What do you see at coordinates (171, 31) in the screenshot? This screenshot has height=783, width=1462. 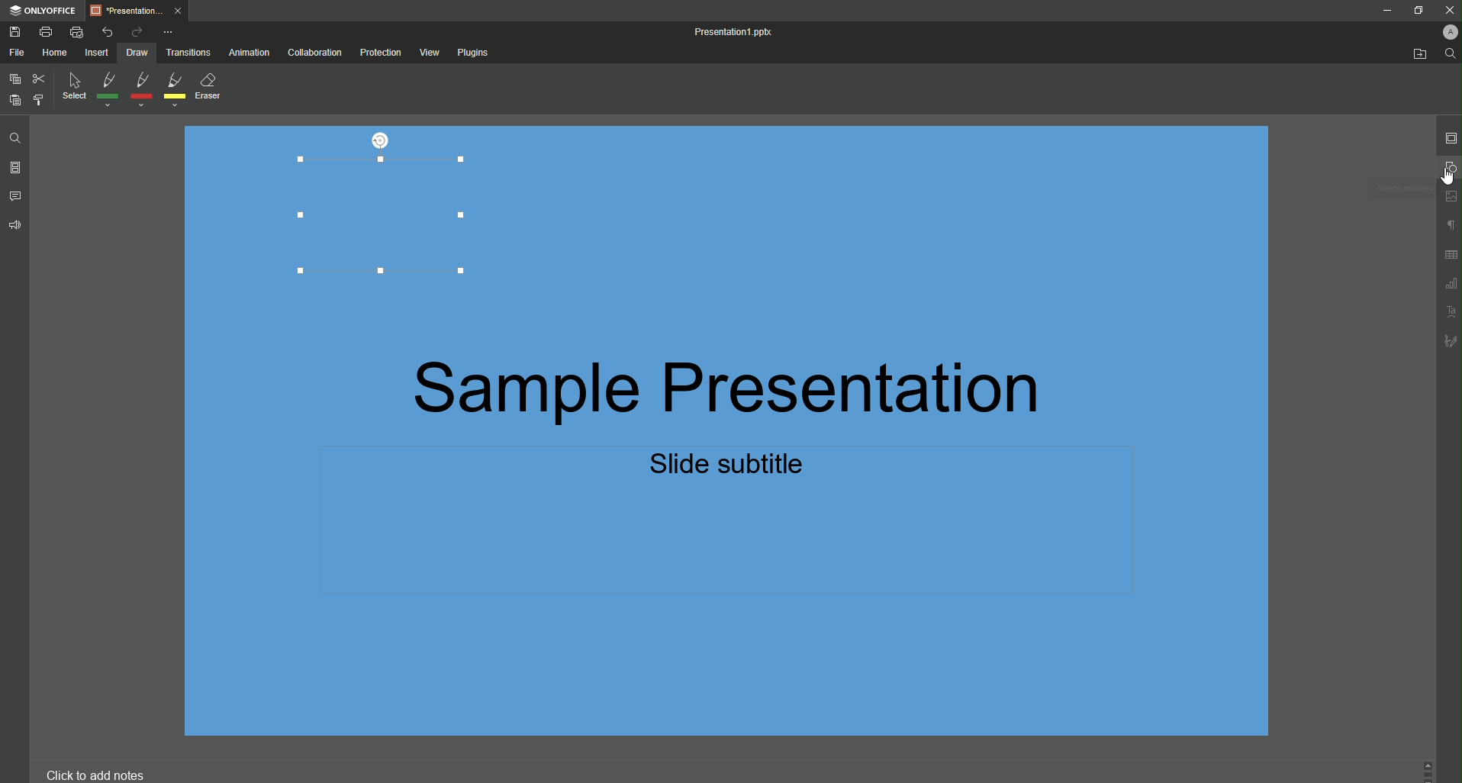 I see `More Options` at bounding box center [171, 31].